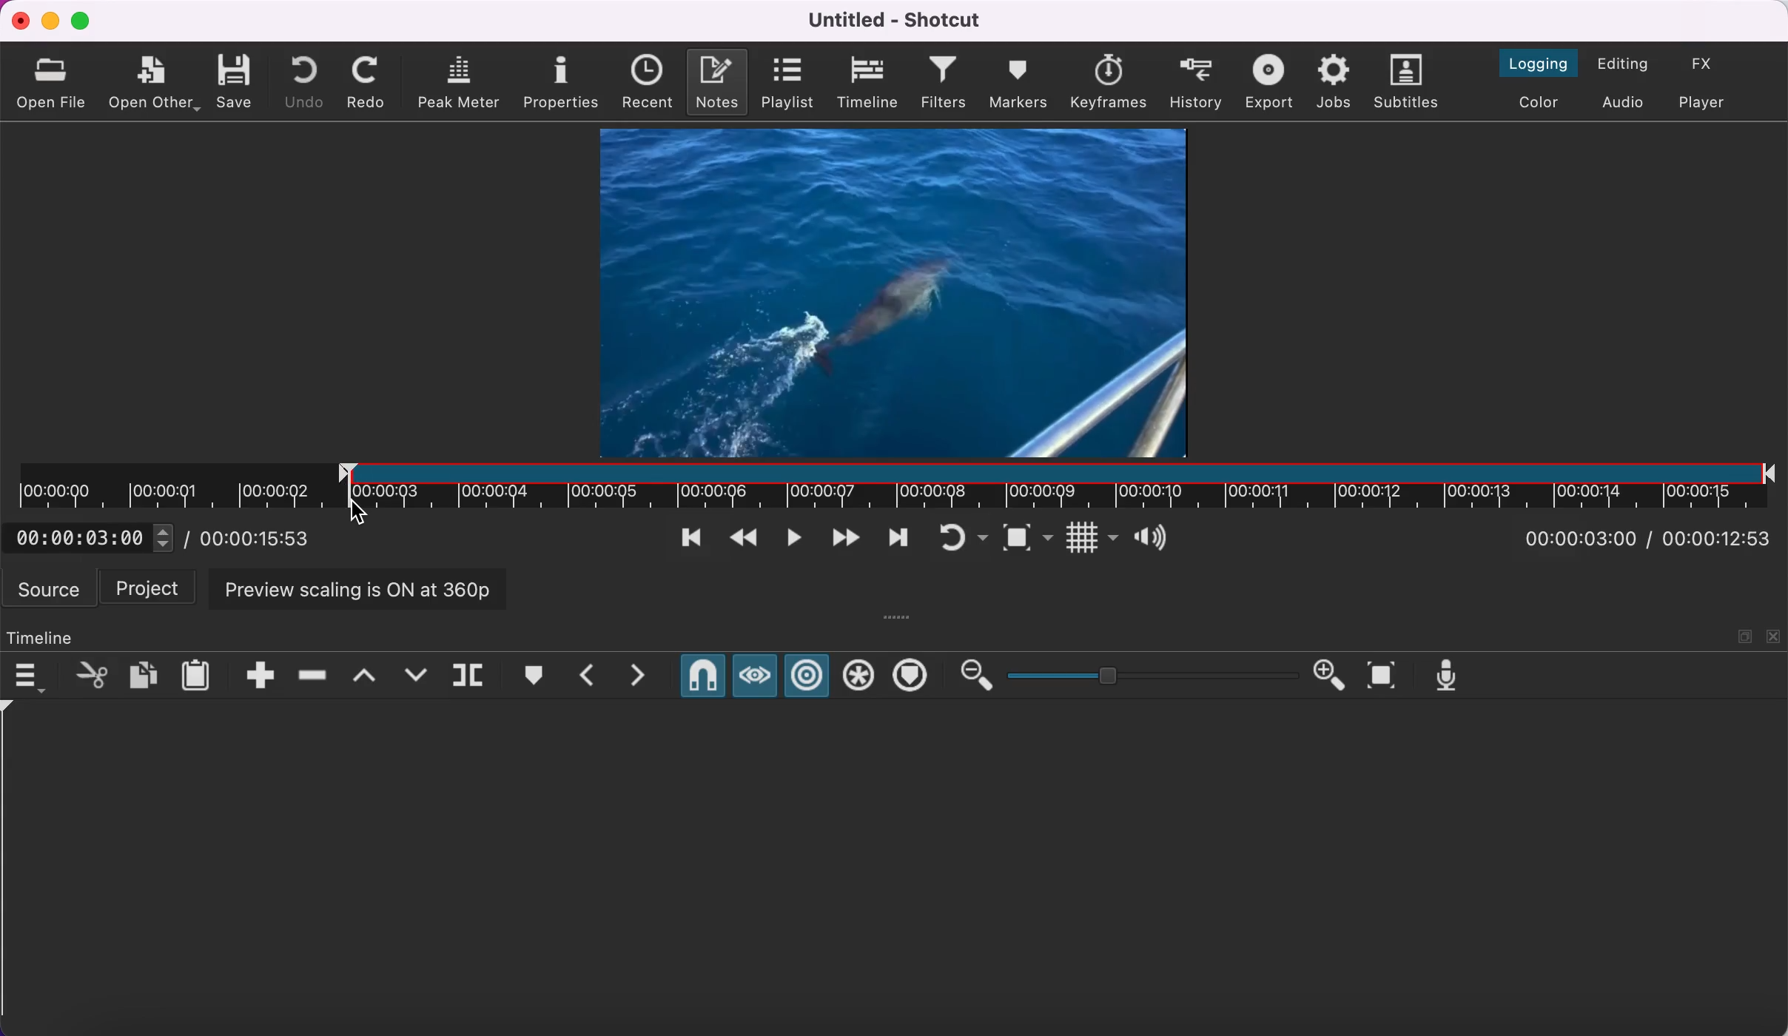 The height and width of the screenshot is (1036, 1788). What do you see at coordinates (955, 538) in the screenshot?
I see `` at bounding box center [955, 538].